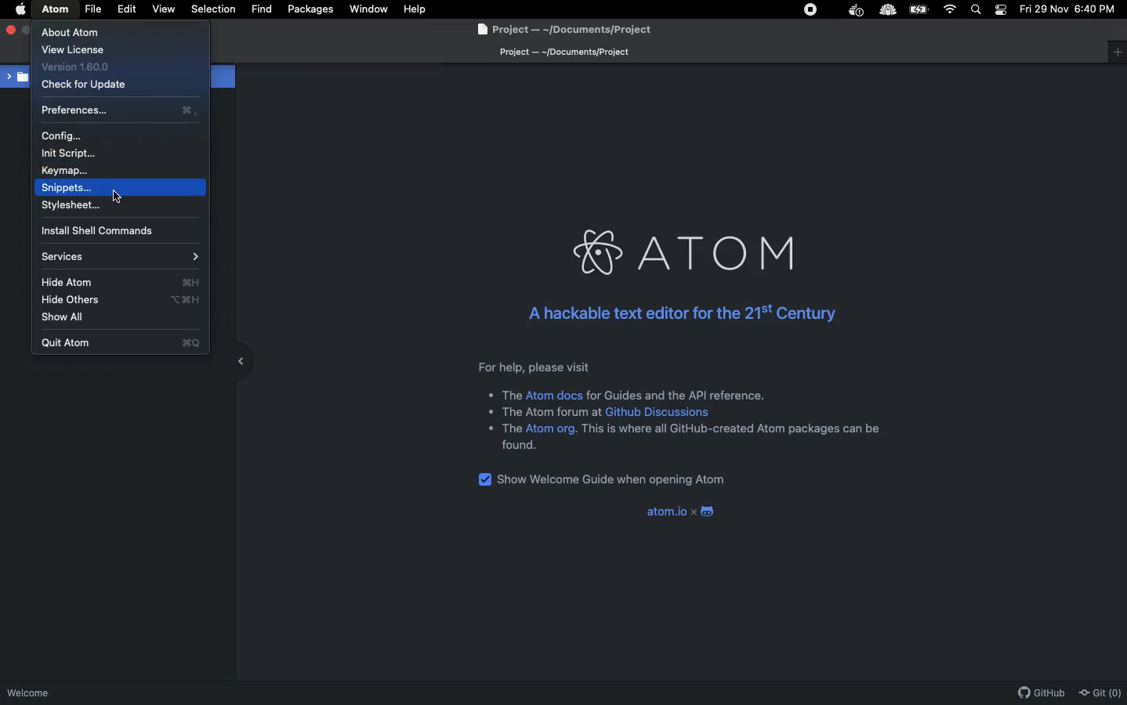  Describe the element at coordinates (84, 87) in the screenshot. I see `Check for update` at that location.